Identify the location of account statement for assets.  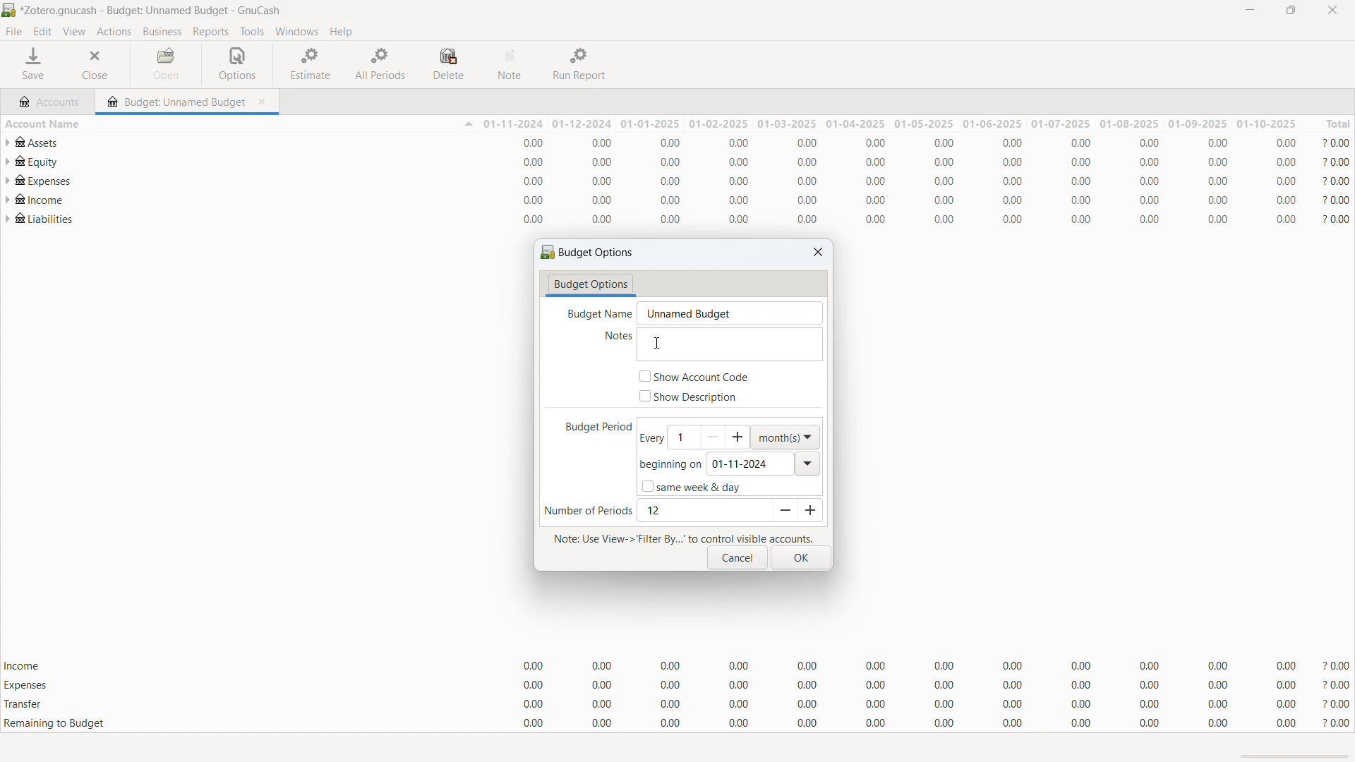
(685, 143).